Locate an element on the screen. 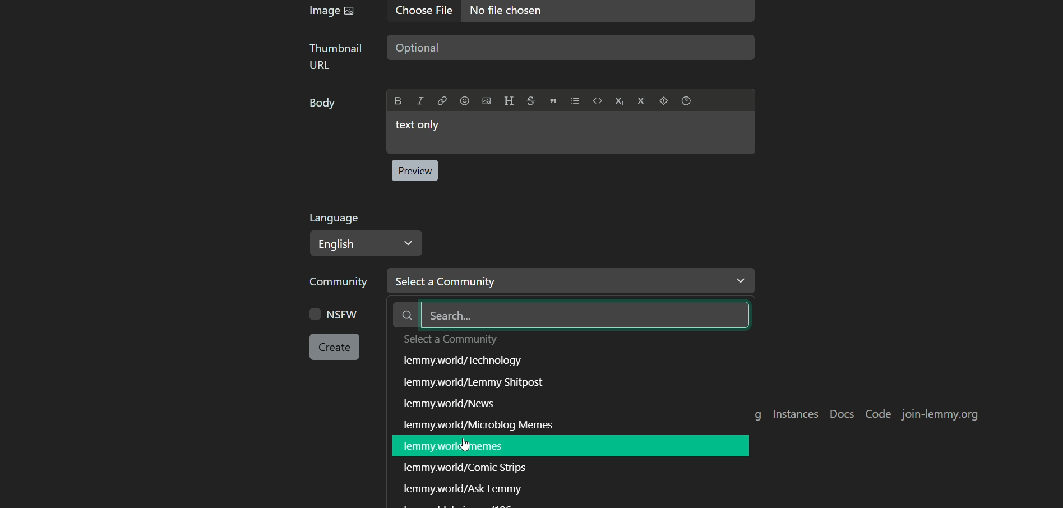 The image size is (1063, 508). Link is located at coordinates (443, 101).